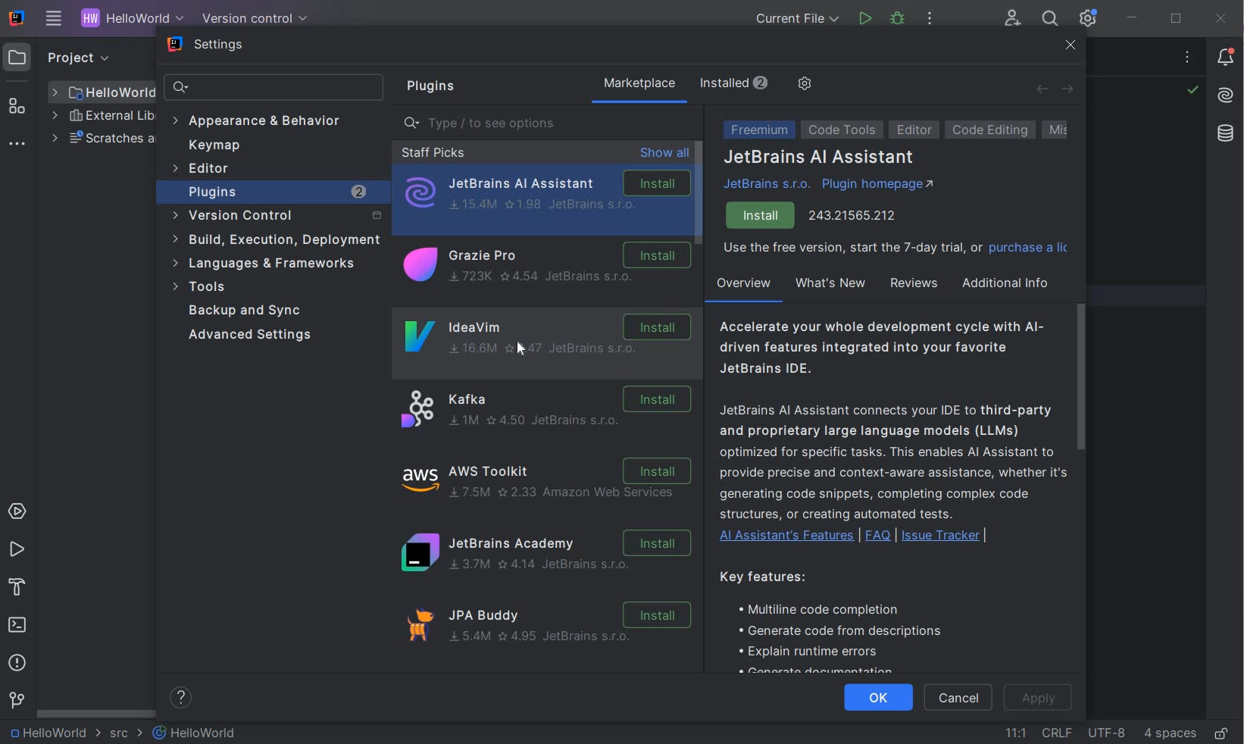 The height and width of the screenshot is (744, 1244). What do you see at coordinates (17, 512) in the screenshot?
I see `SERVICES` at bounding box center [17, 512].